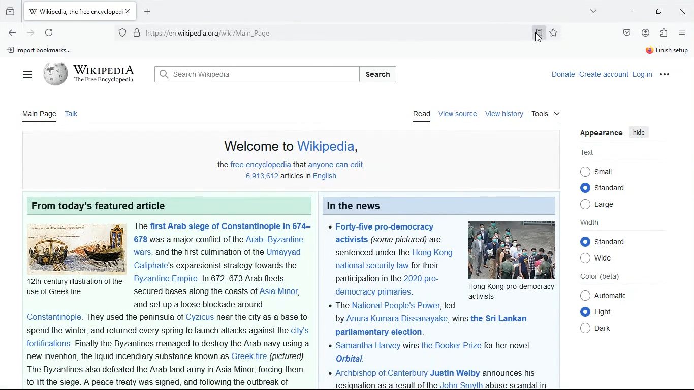 This screenshot has height=390, width=694. Describe the element at coordinates (149, 11) in the screenshot. I see `add new tab` at that location.